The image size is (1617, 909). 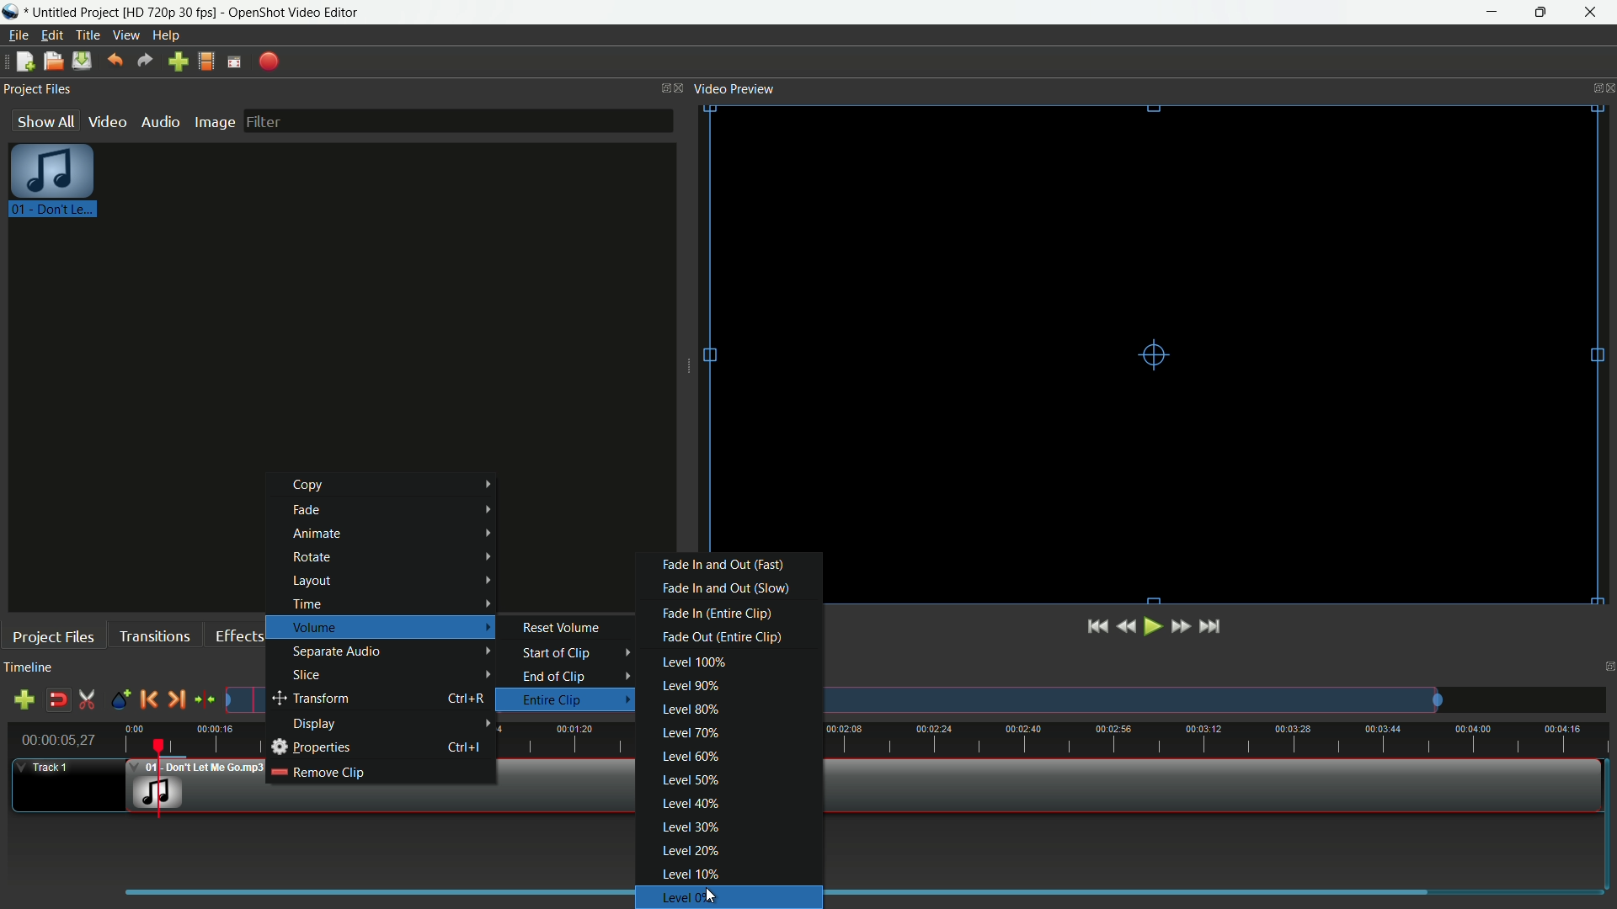 What do you see at coordinates (241, 636) in the screenshot?
I see `effects` at bounding box center [241, 636].